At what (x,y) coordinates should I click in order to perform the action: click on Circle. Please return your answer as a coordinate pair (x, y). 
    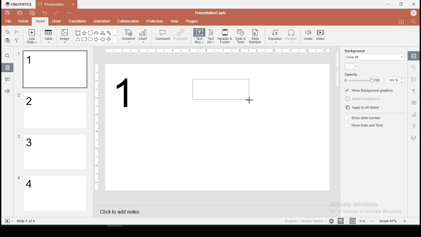
    Looking at the image, I should click on (91, 39).